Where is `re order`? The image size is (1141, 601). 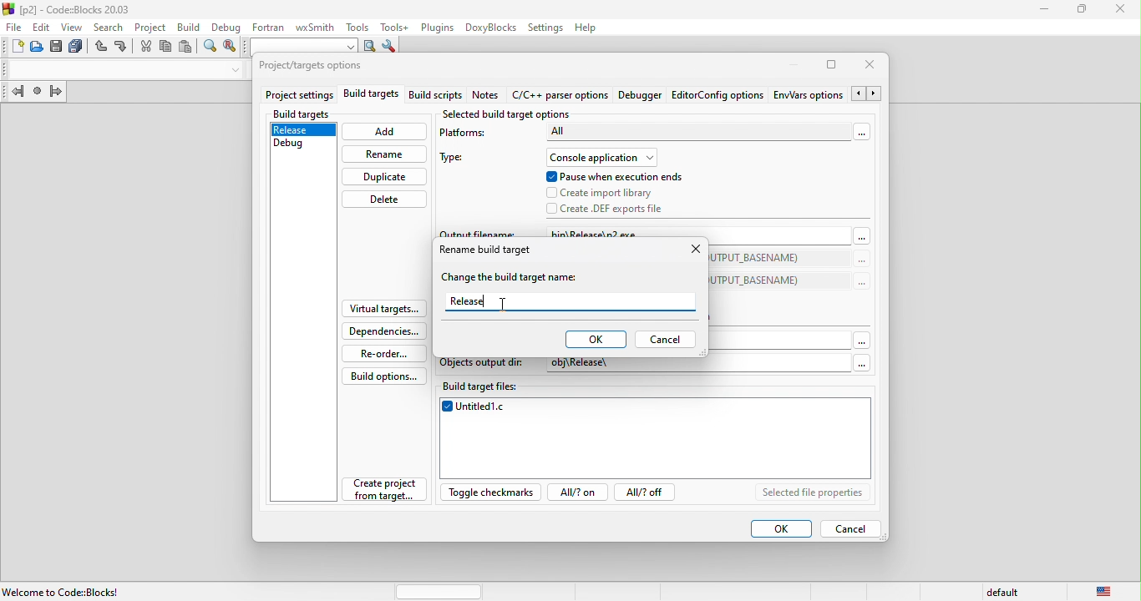 re order is located at coordinates (387, 353).